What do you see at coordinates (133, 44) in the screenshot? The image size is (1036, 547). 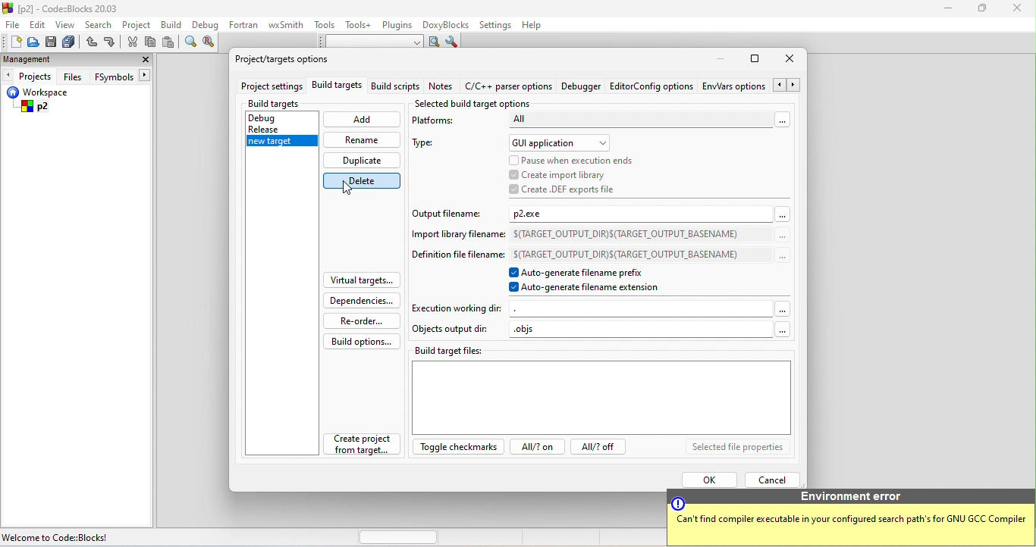 I see `cut` at bounding box center [133, 44].